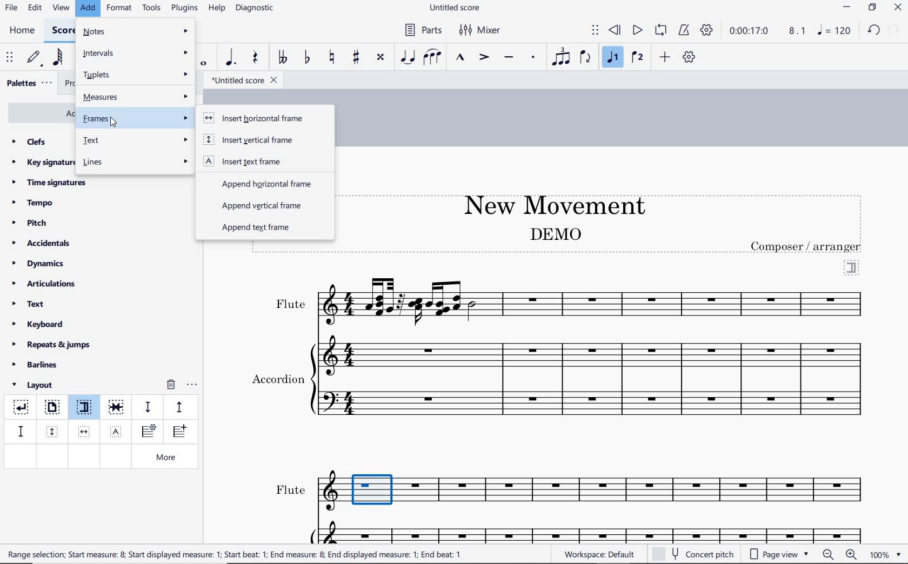 The image size is (908, 564). Describe the element at coordinates (616, 31) in the screenshot. I see `rewind` at that location.